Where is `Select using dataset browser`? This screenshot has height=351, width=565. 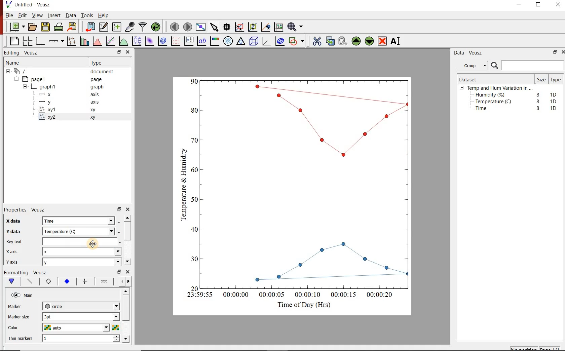
Select using dataset browser is located at coordinates (119, 231).